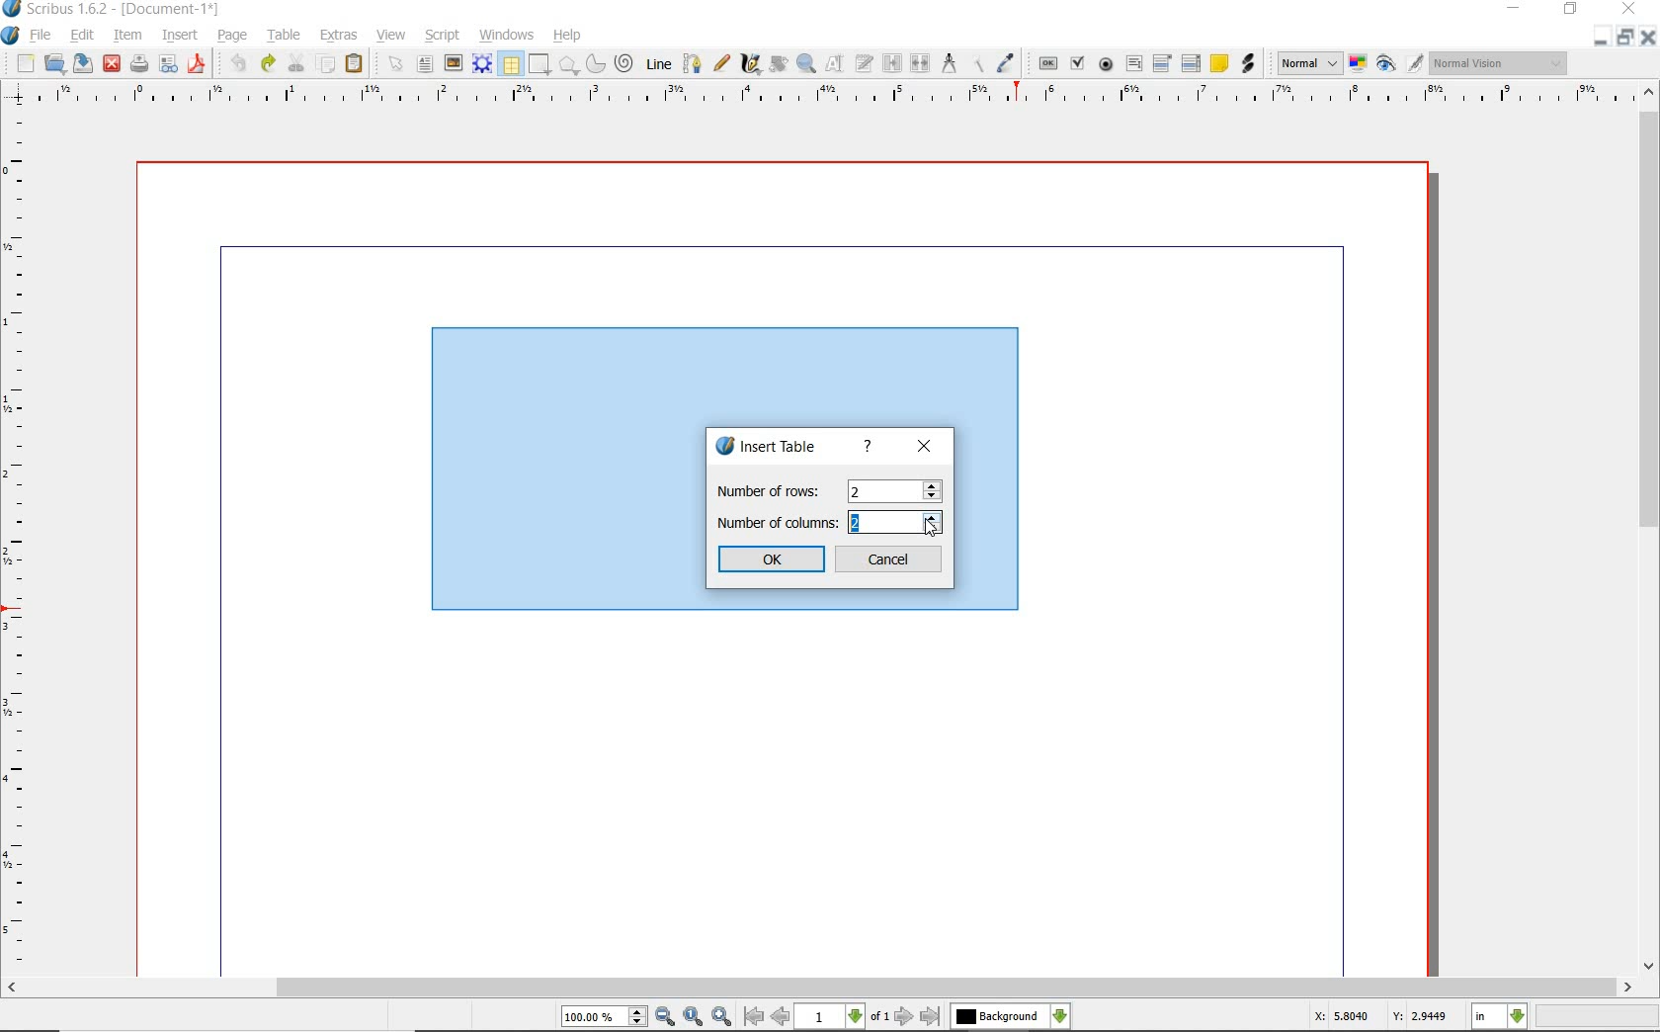 The width and height of the screenshot is (1660, 1032). I want to click on script, so click(444, 36).